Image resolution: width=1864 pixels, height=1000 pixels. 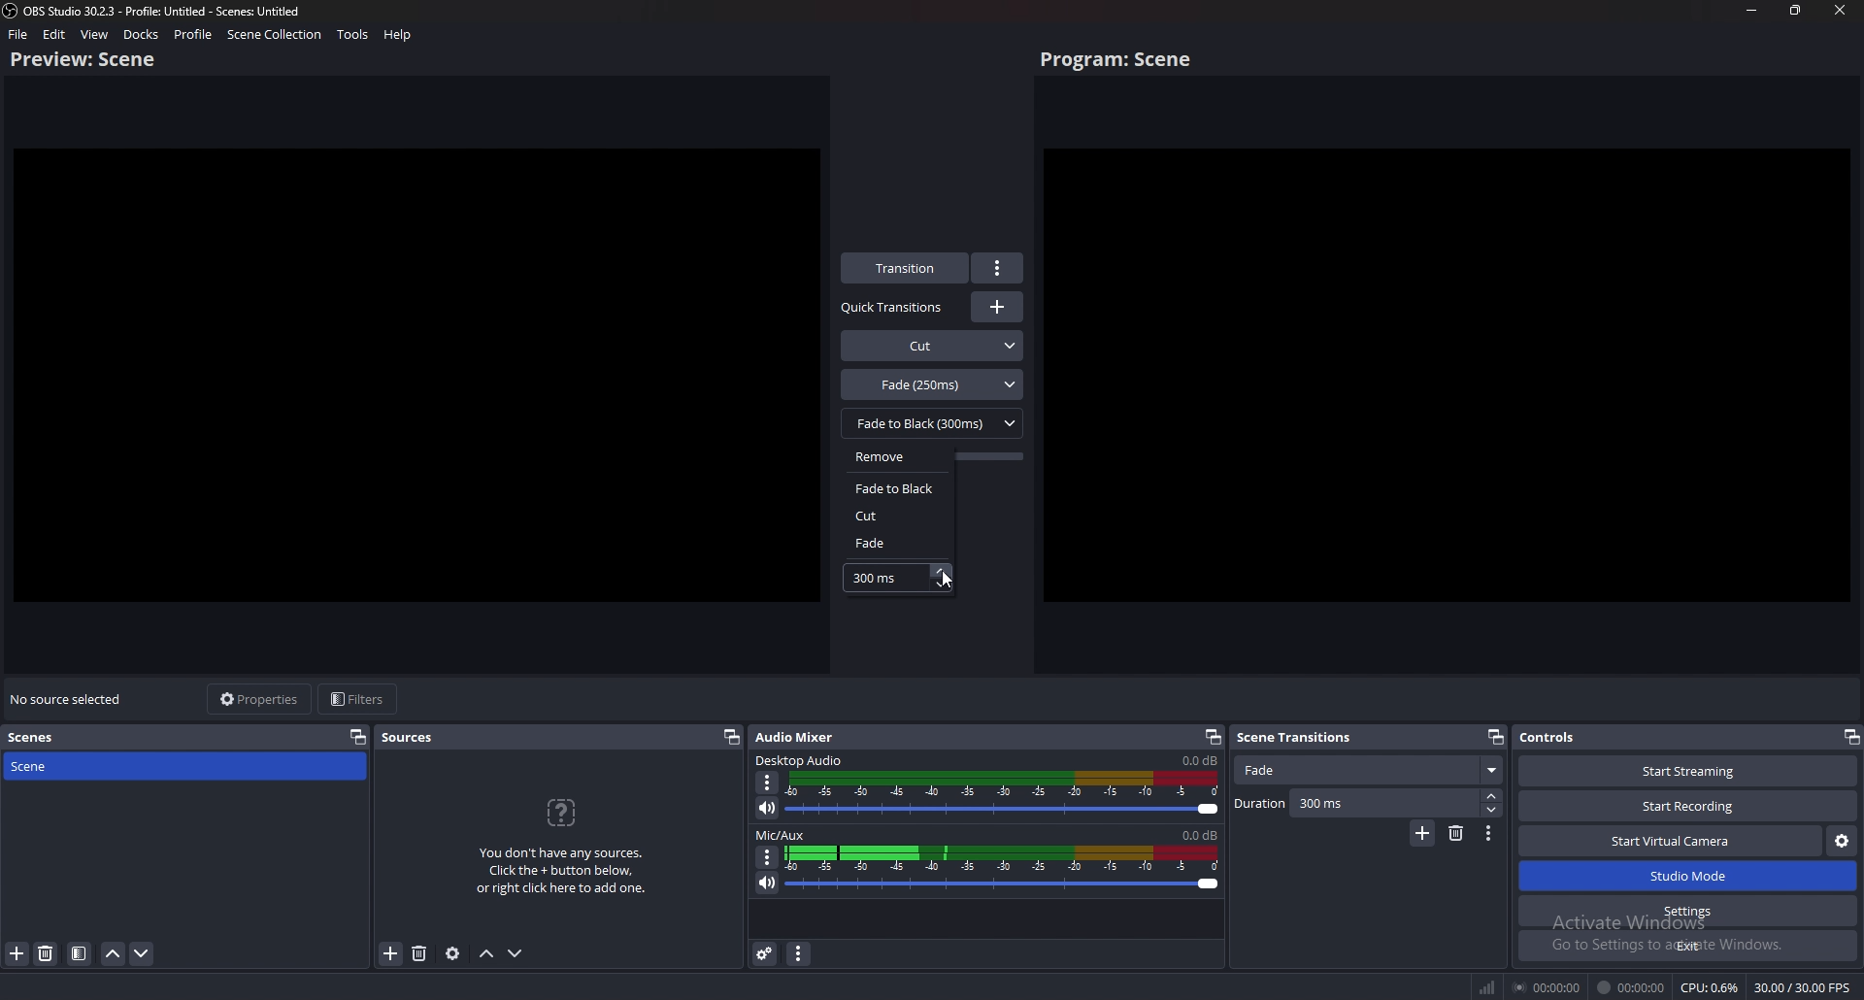 What do you see at coordinates (563, 813) in the screenshot?
I see `question icon` at bounding box center [563, 813].